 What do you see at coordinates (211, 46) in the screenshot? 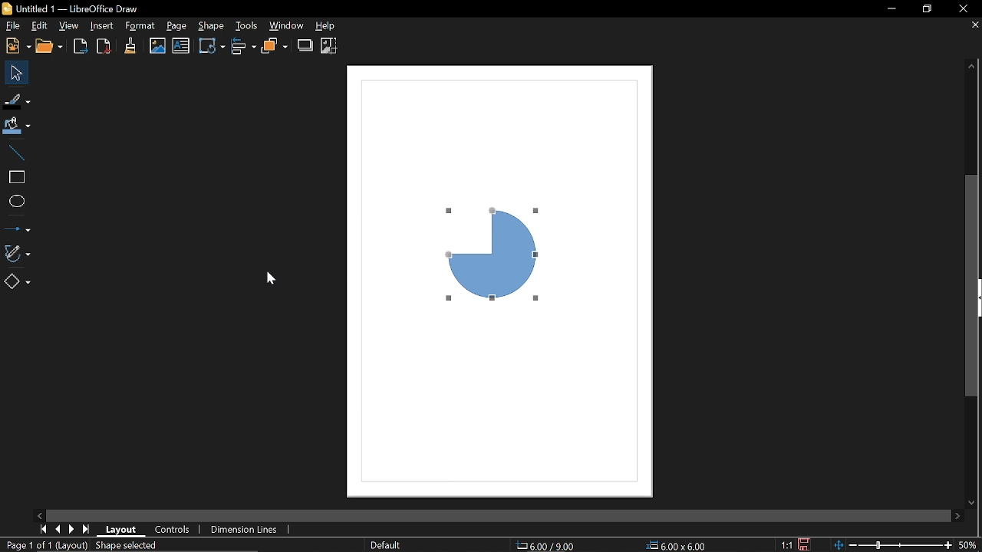
I see `Transformation` at bounding box center [211, 46].